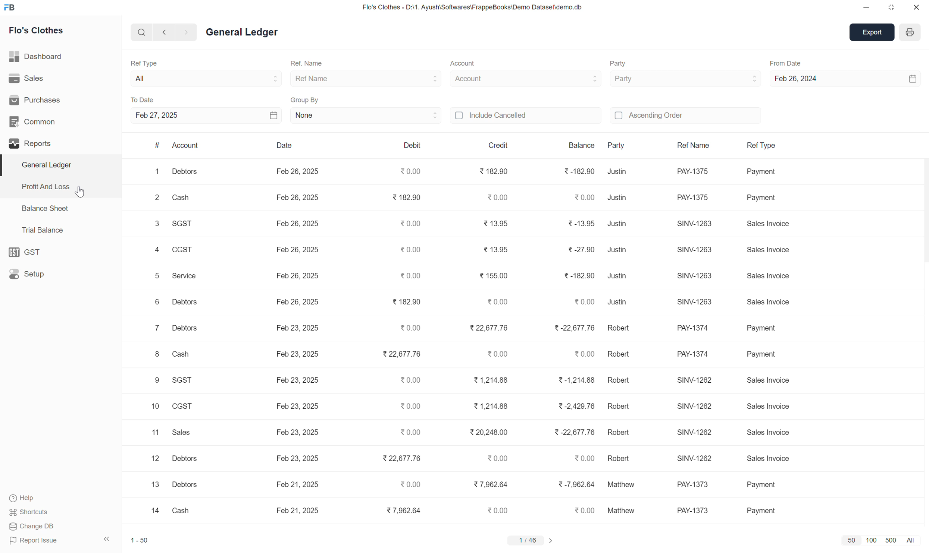 The image size is (929, 553). What do you see at coordinates (888, 539) in the screenshot?
I see `500` at bounding box center [888, 539].